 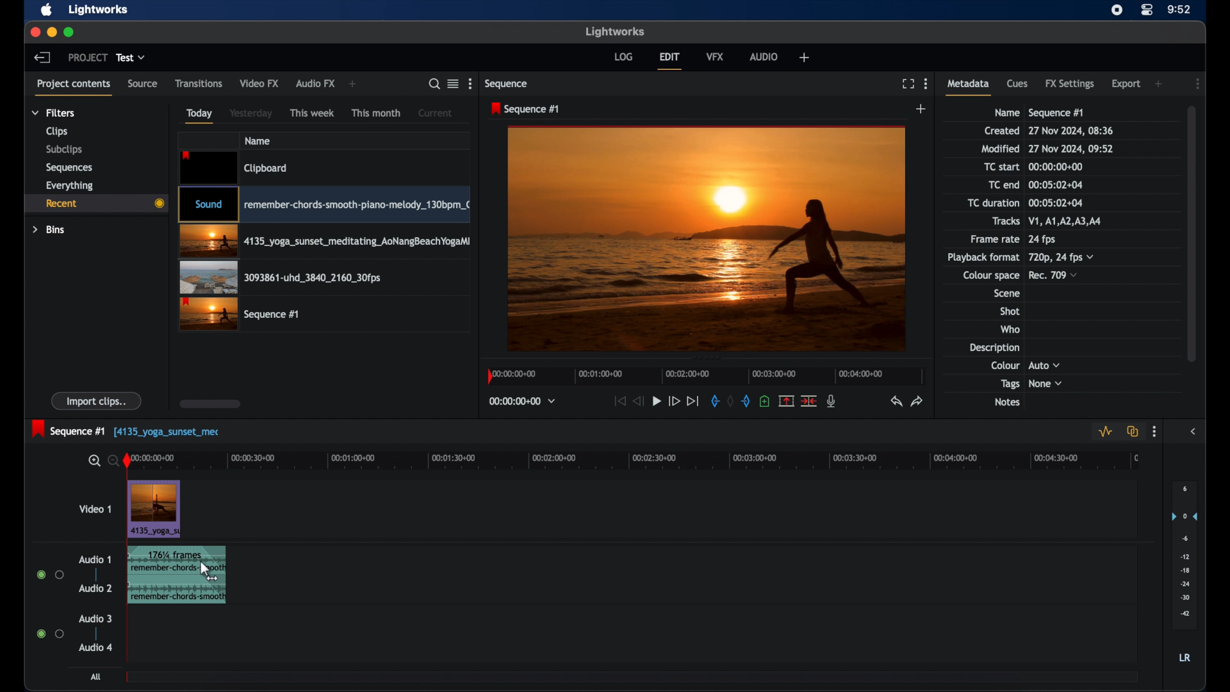 What do you see at coordinates (926, 84) in the screenshot?
I see `more options` at bounding box center [926, 84].